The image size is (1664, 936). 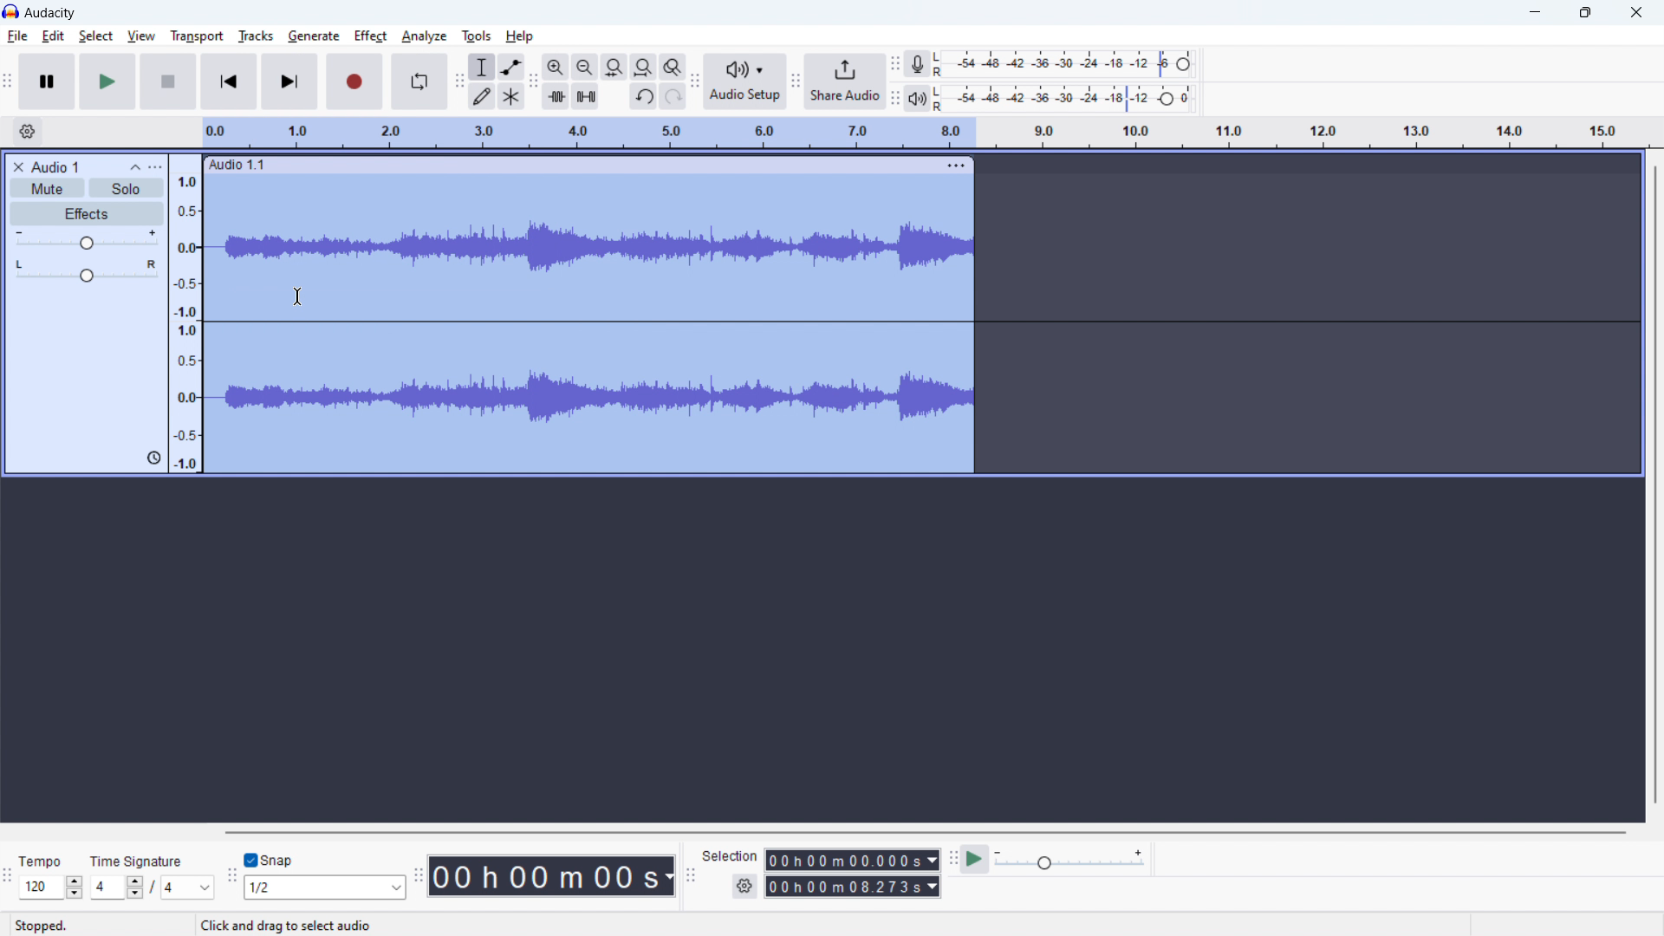 I want to click on edit, so click(x=54, y=36).